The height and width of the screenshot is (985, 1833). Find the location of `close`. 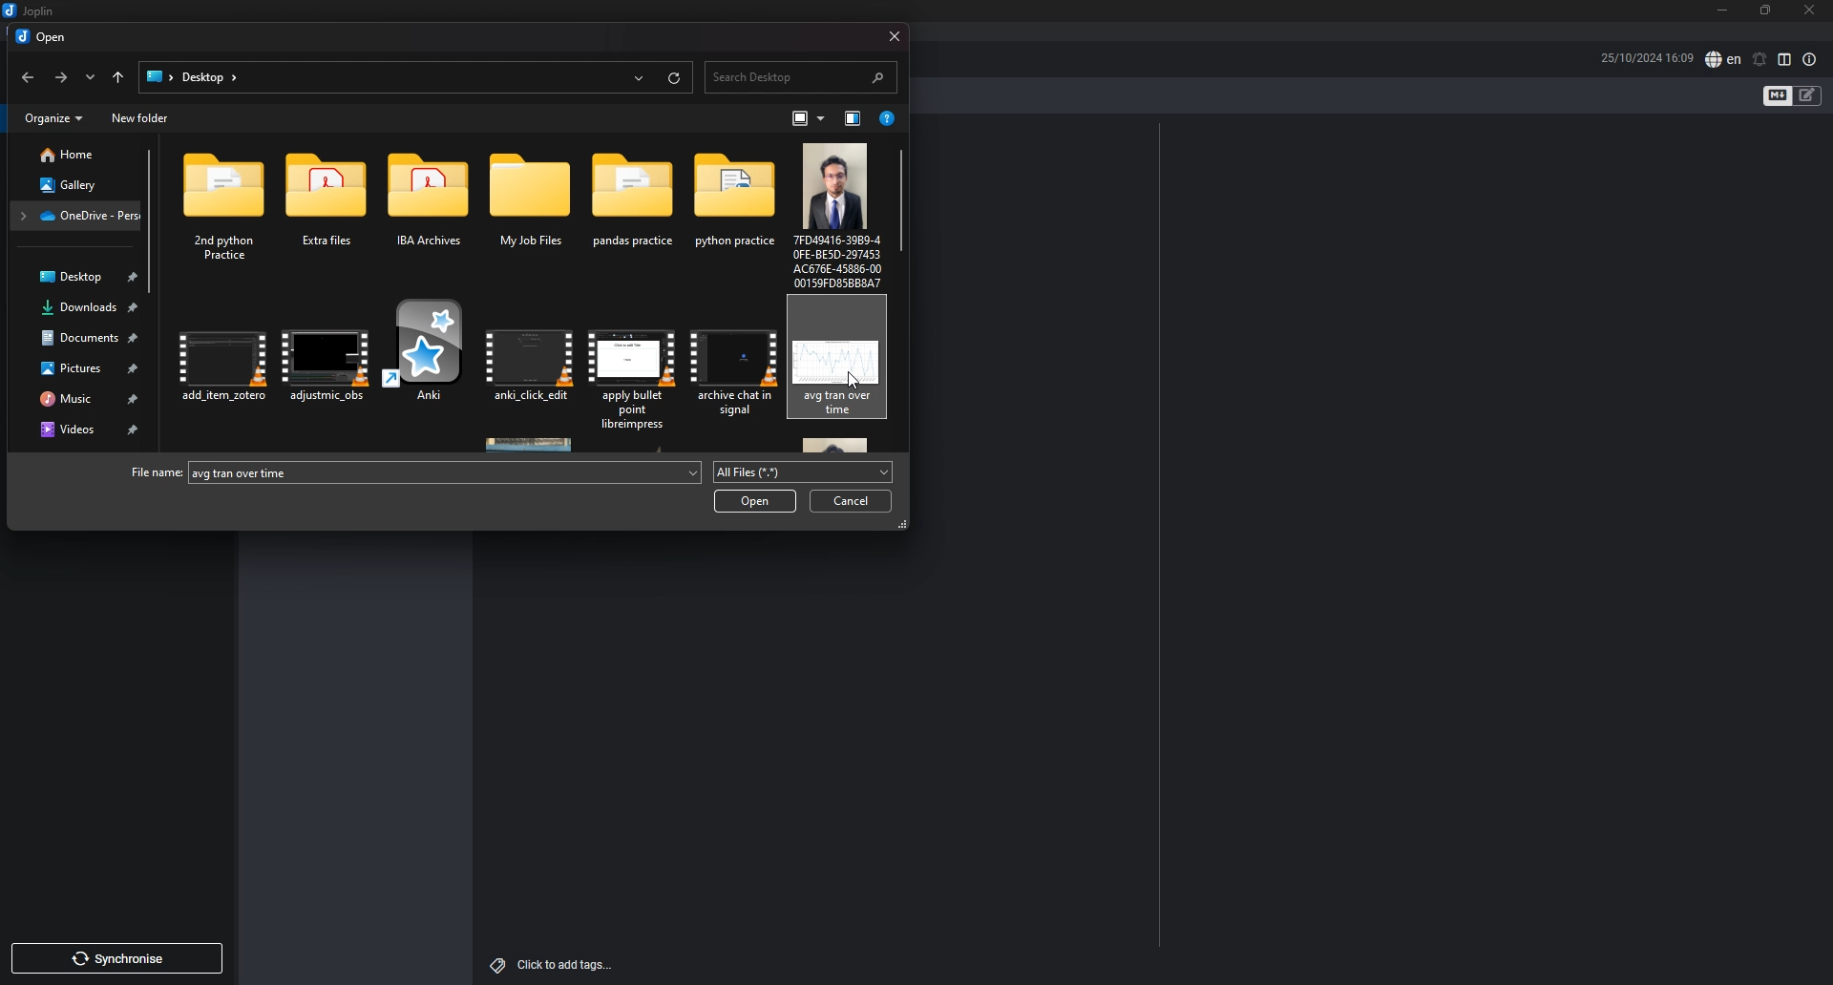

close is located at coordinates (889, 33).